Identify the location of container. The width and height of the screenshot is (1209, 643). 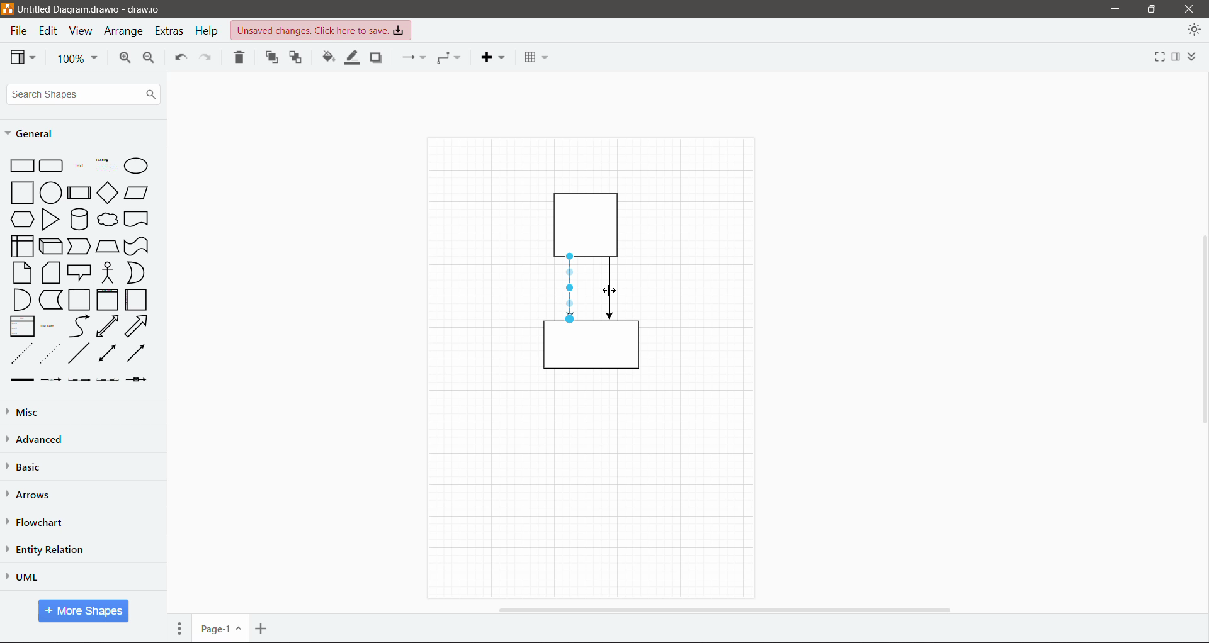
(589, 222).